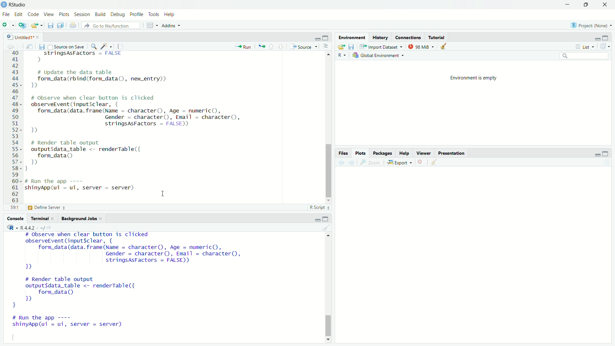  Describe the element at coordinates (380, 37) in the screenshot. I see `history` at that location.